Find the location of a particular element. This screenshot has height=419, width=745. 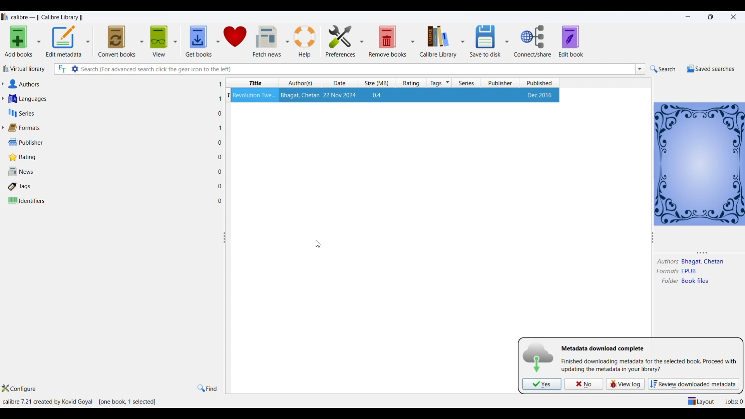

search box  is located at coordinates (357, 69).